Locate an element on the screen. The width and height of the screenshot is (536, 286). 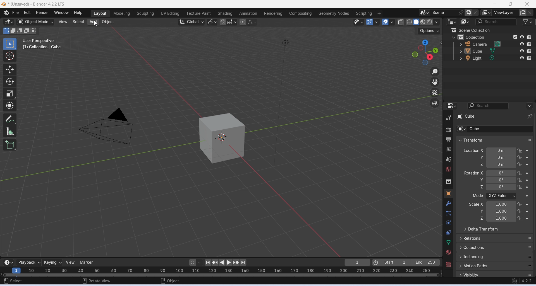
cursor is located at coordinates (96, 24).